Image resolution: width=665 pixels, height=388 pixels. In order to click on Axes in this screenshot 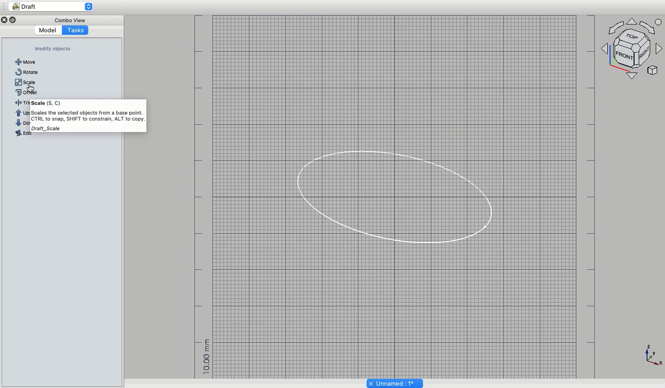, I will do `click(633, 48)`.